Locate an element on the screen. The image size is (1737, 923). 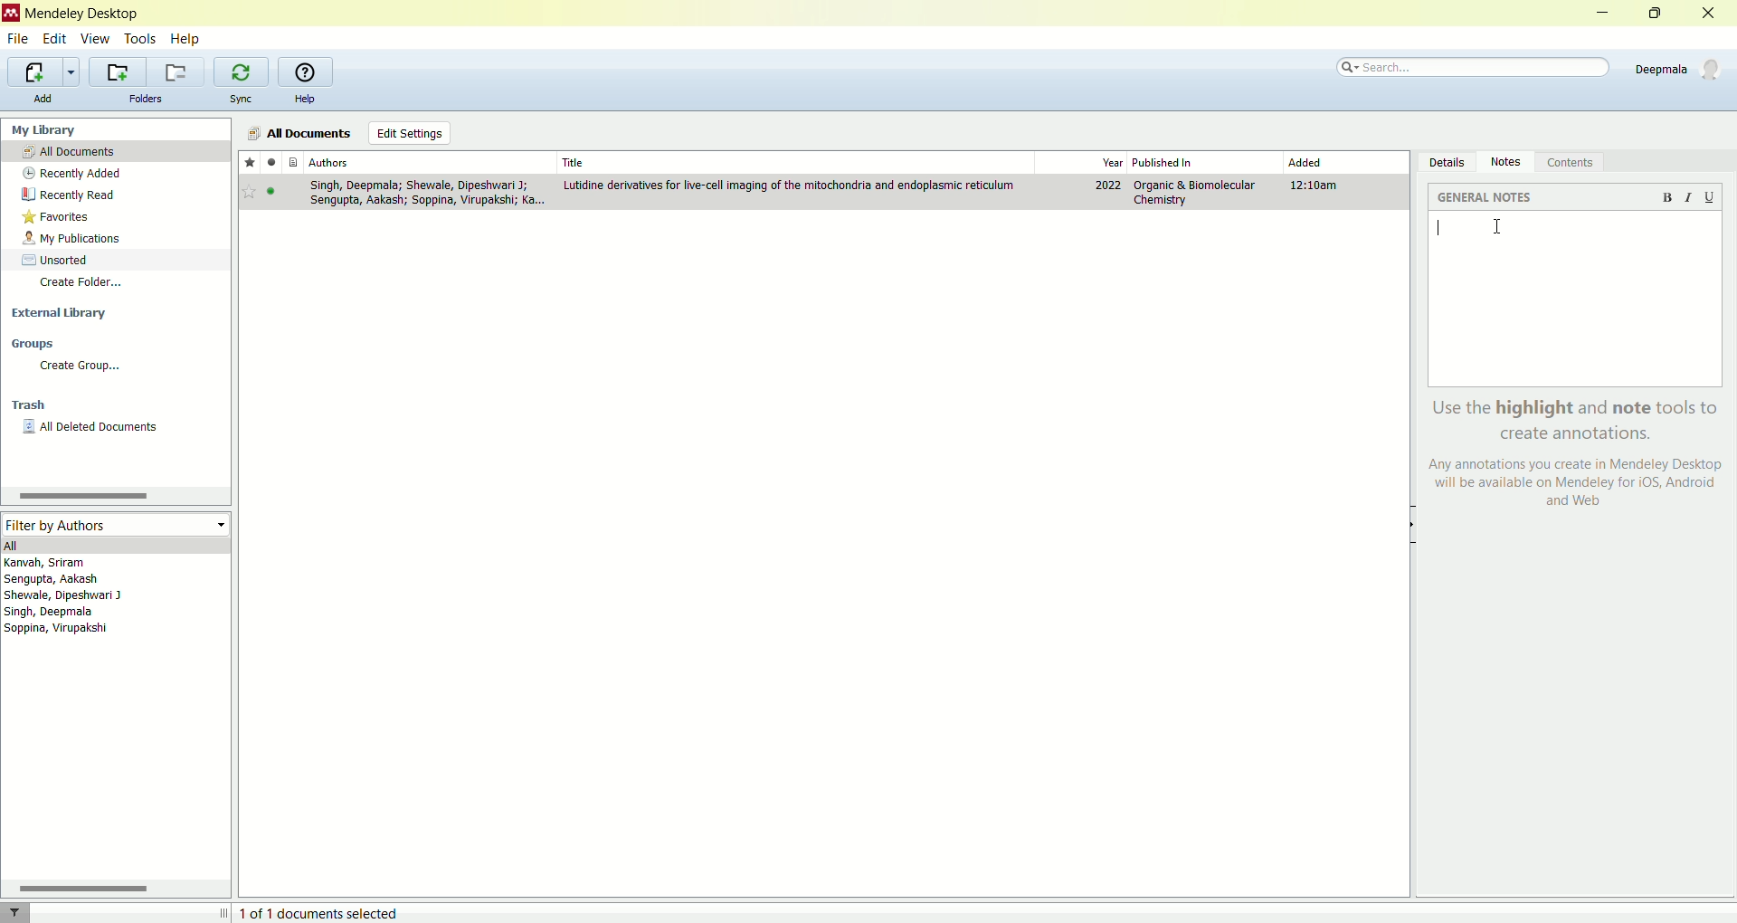
My Library is located at coordinates (118, 128).